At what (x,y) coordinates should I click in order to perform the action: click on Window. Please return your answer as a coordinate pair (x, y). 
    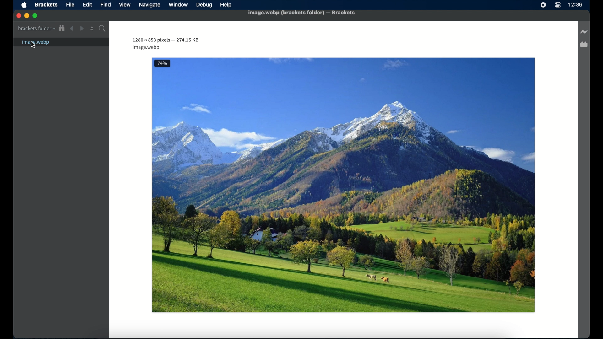
    Looking at the image, I should click on (178, 5).